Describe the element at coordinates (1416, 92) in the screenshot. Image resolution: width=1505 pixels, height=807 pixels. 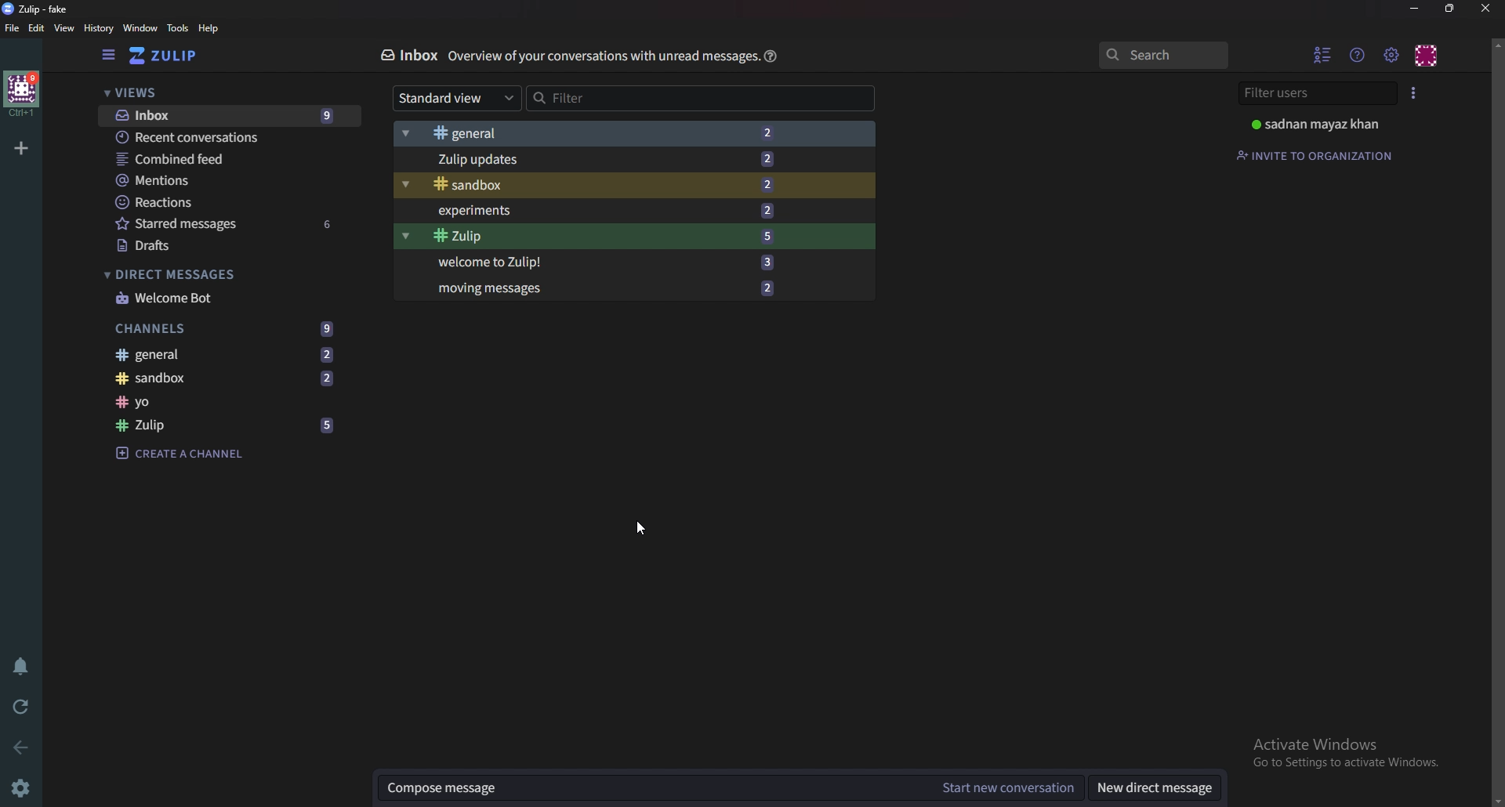
I see `User list style` at that location.